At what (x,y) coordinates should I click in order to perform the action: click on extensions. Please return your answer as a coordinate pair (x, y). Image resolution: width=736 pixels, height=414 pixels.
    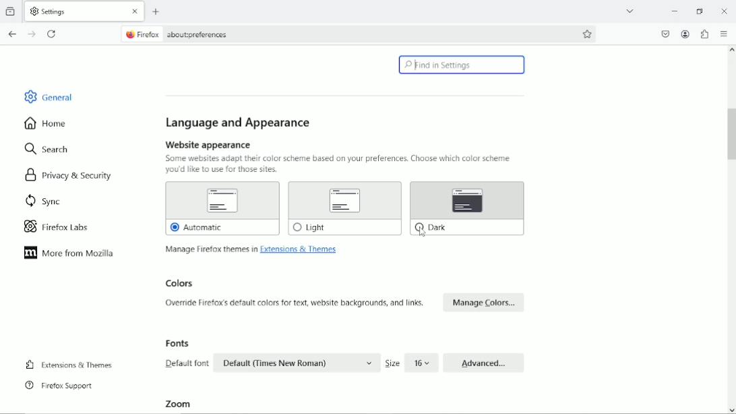
    Looking at the image, I should click on (704, 34).